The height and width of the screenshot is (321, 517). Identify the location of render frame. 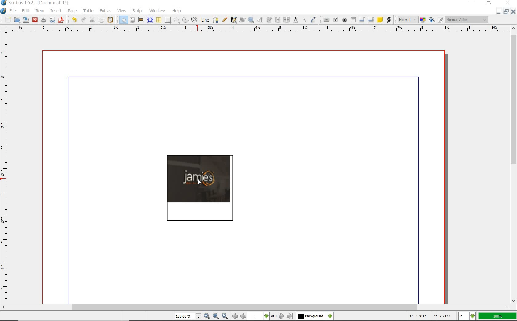
(150, 20).